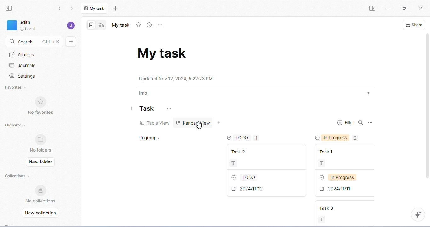 The height and width of the screenshot is (227, 430). Describe the element at coordinates (23, 65) in the screenshot. I see `journals` at that location.